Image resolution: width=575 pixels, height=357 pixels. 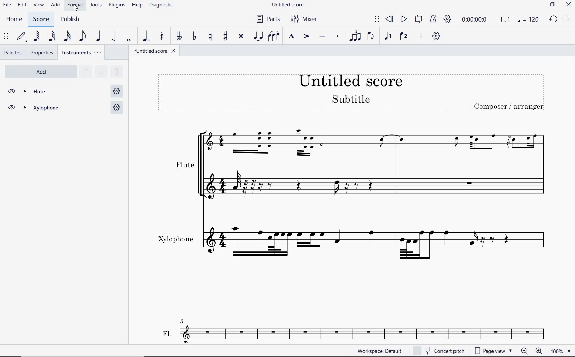 I want to click on ADD, so click(x=40, y=71).